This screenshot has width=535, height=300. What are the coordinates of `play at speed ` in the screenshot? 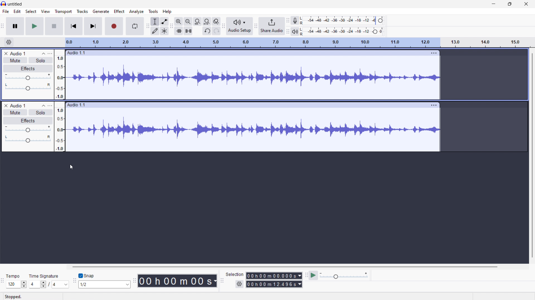 It's located at (313, 275).